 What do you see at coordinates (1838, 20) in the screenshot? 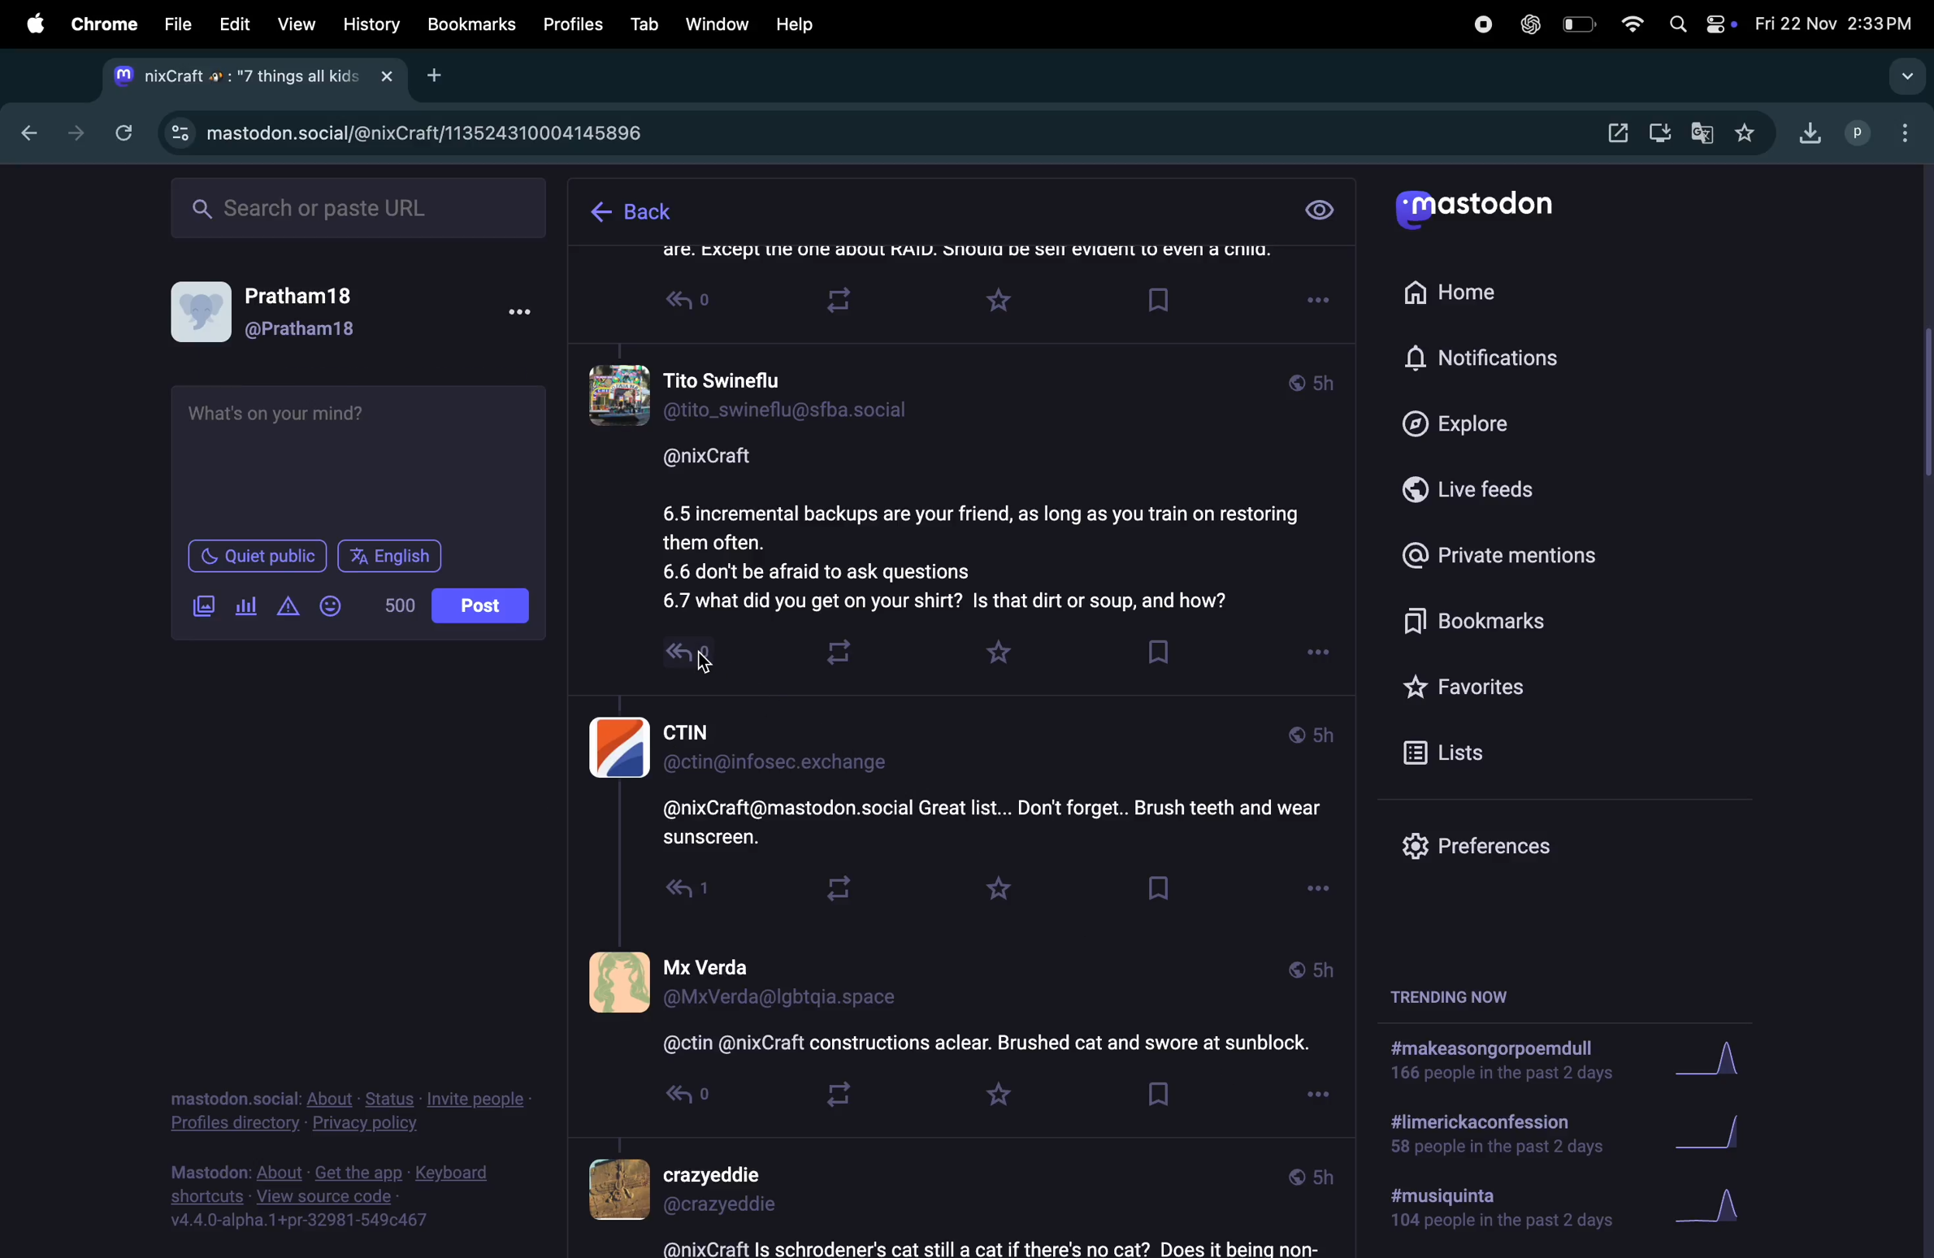
I see `Fri 22 Nov 2:33 PM` at bounding box center [1838, 20].